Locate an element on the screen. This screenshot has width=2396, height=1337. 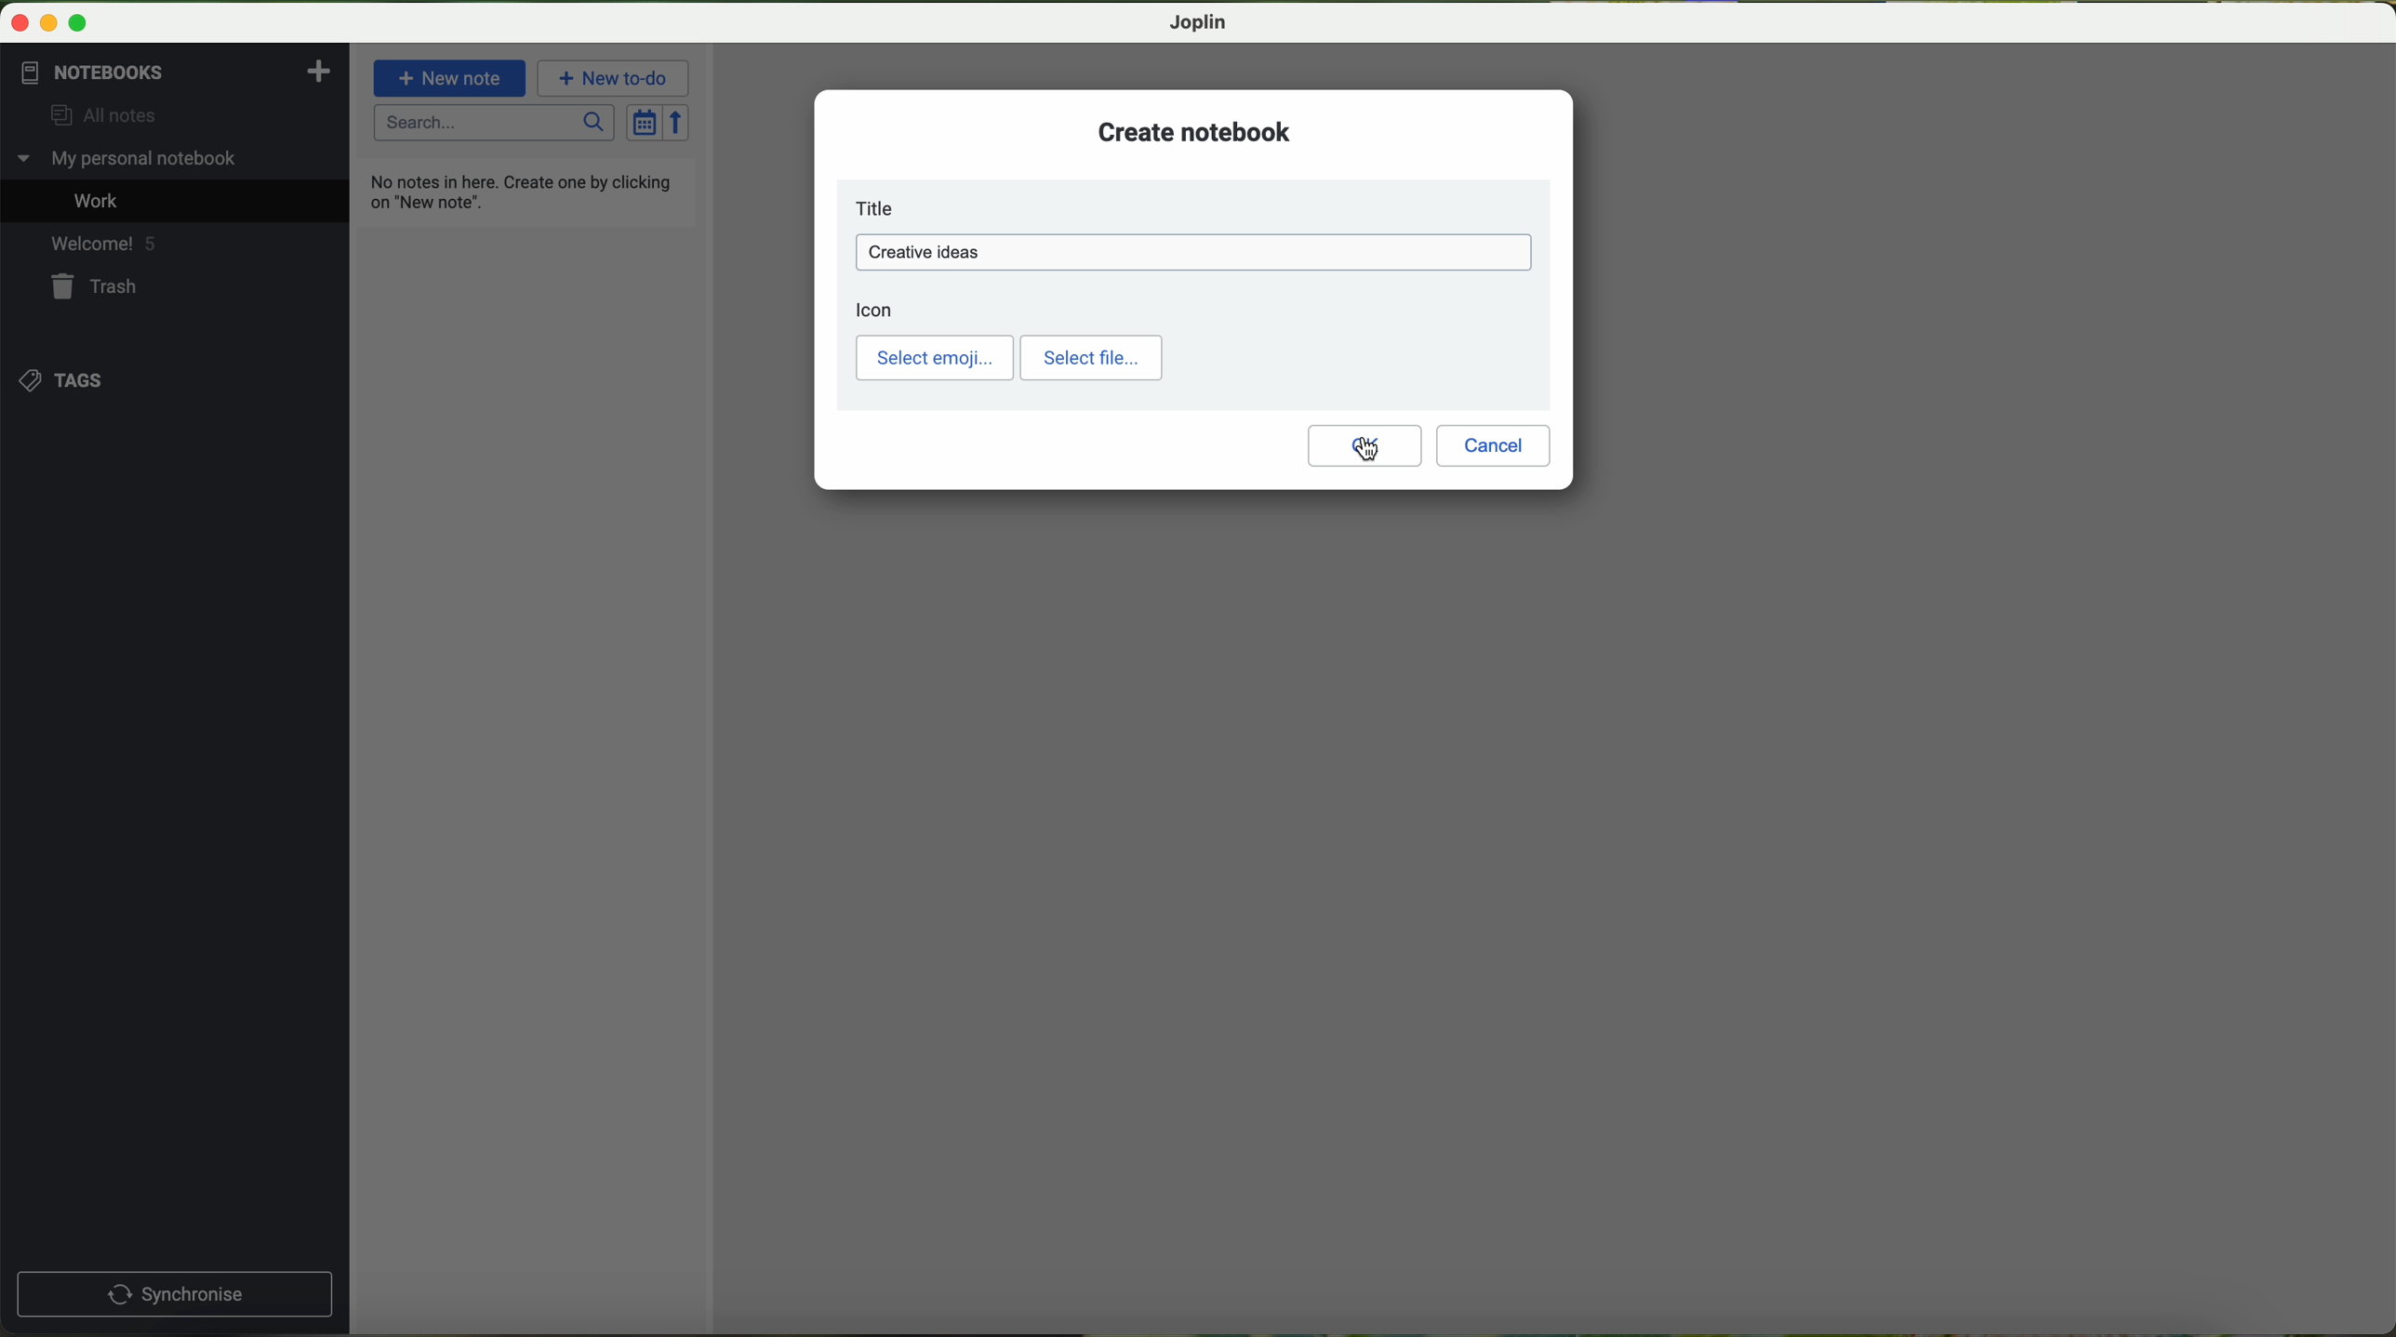
select file is located at coordinates (1091, 358).